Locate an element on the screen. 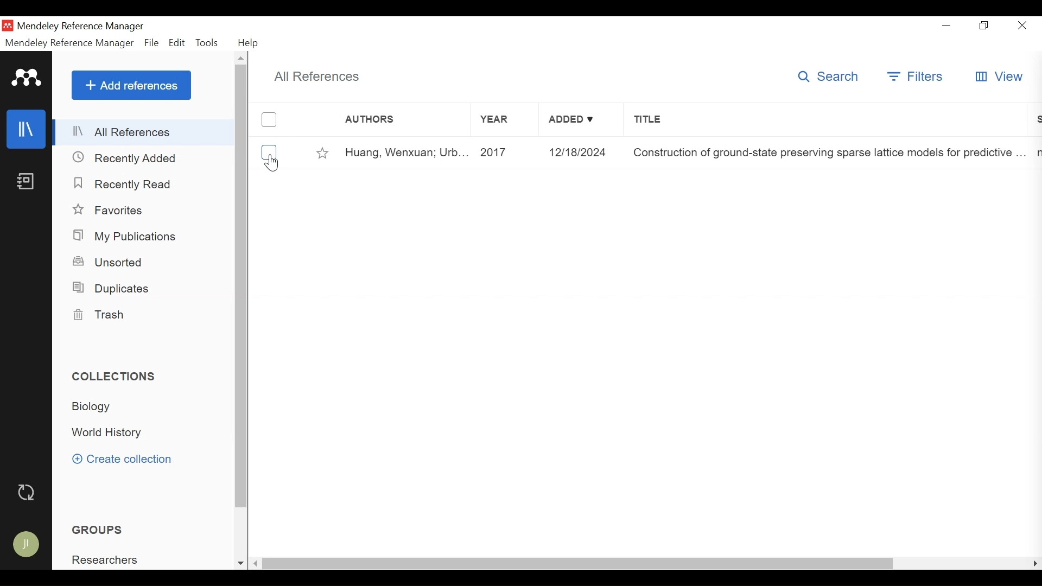 This screenshot has width=1042, height=586. Title is located at coordinates (829, 153).